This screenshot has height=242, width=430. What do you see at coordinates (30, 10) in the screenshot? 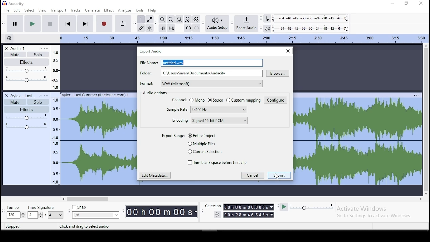
I see `select` at bounding box center [30, 10].